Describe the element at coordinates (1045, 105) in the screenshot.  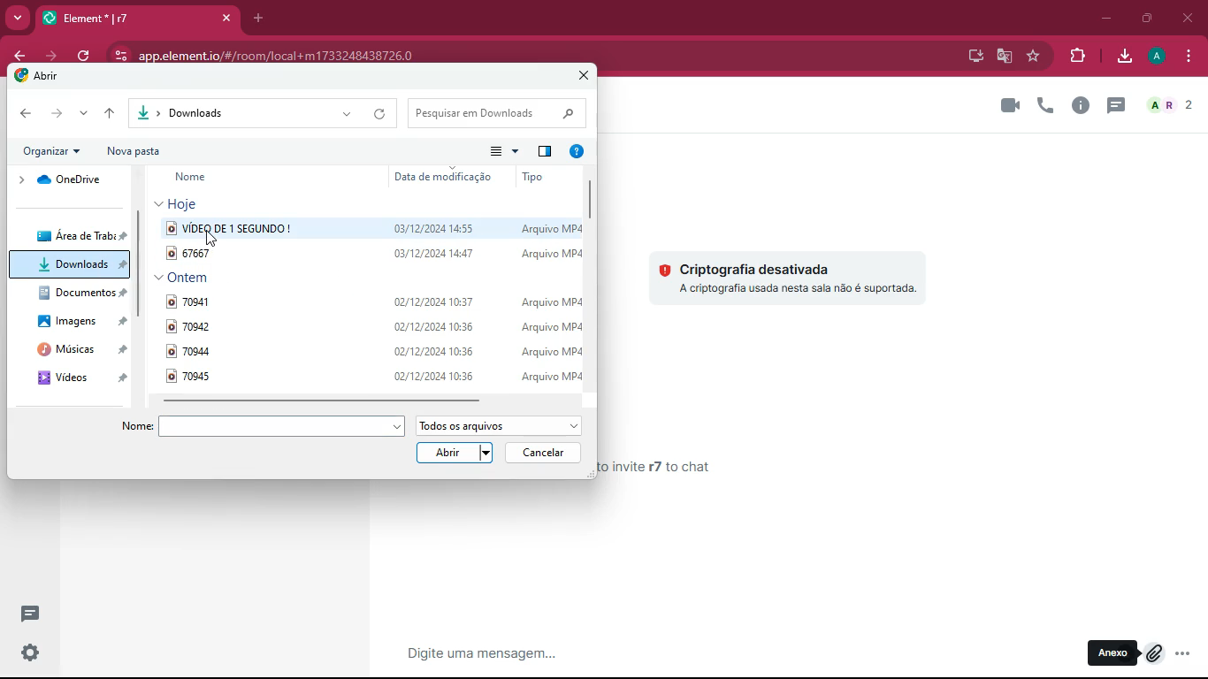
I see `call` at that location.